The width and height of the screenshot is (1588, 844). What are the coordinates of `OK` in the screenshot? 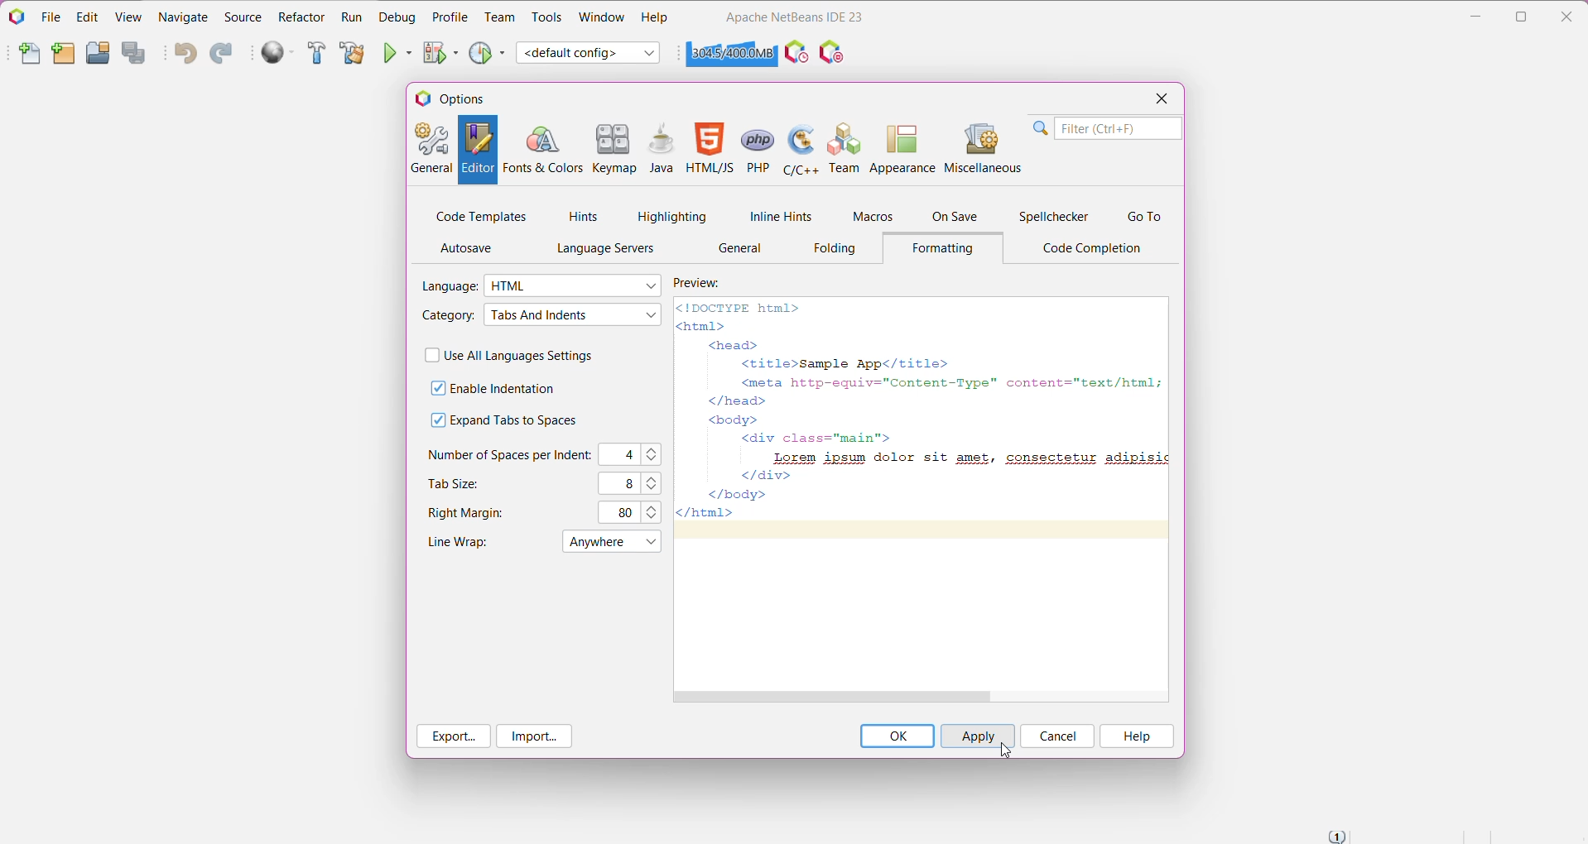 It's located at (897, 736).